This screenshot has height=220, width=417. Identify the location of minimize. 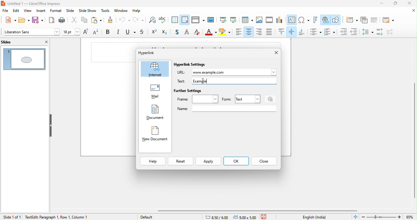
(378, 4).